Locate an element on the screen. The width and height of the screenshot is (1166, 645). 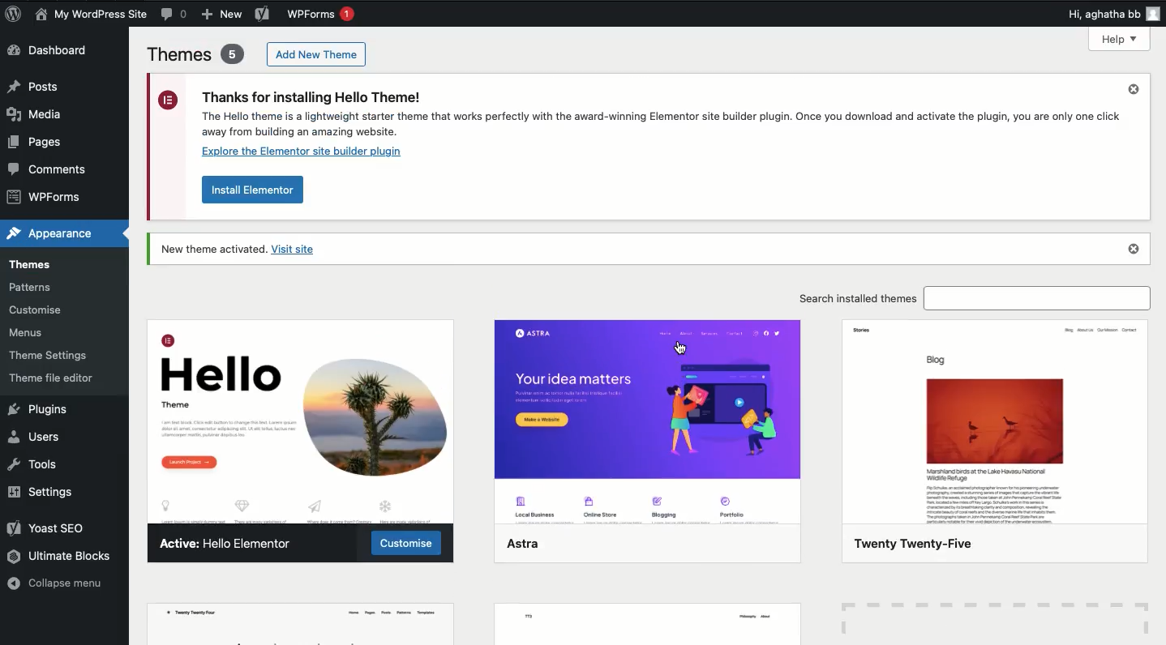
Dashboard is located at coordinates (51, 50).